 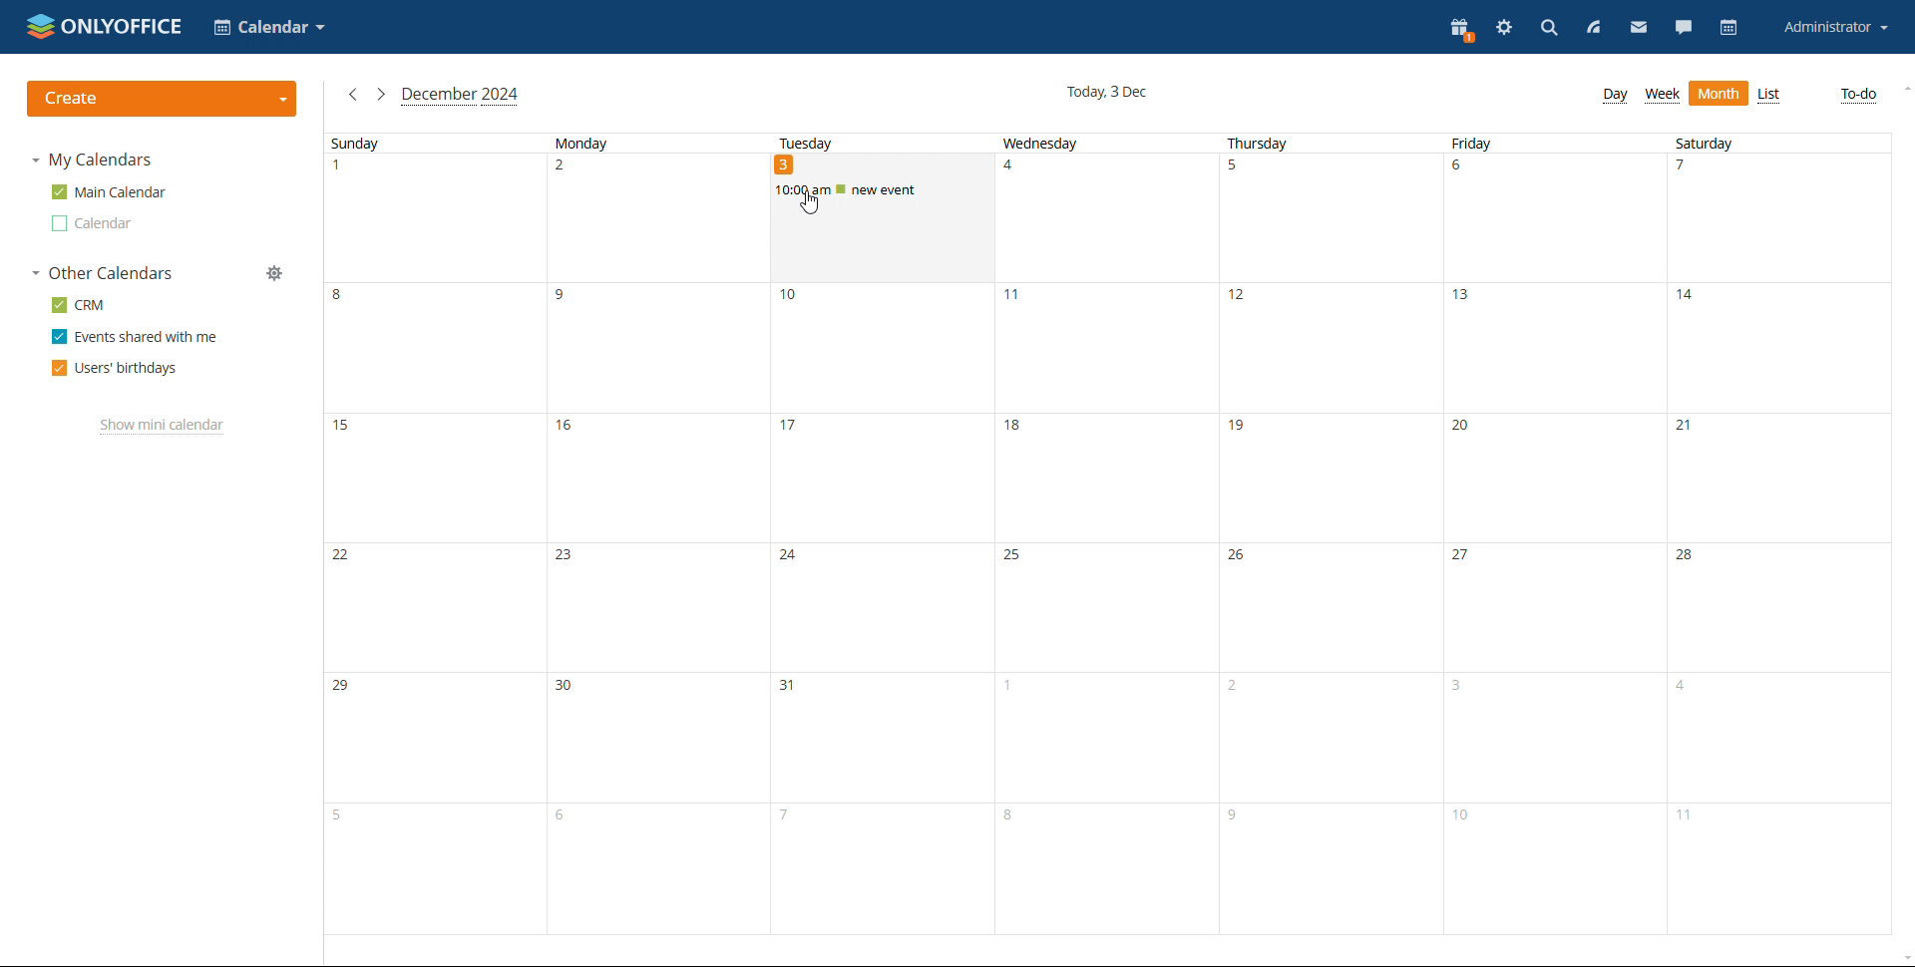 What do you see at coordinates (807, 203) in the screenshot?
I see `cursor` at bounding box center [807, 203].